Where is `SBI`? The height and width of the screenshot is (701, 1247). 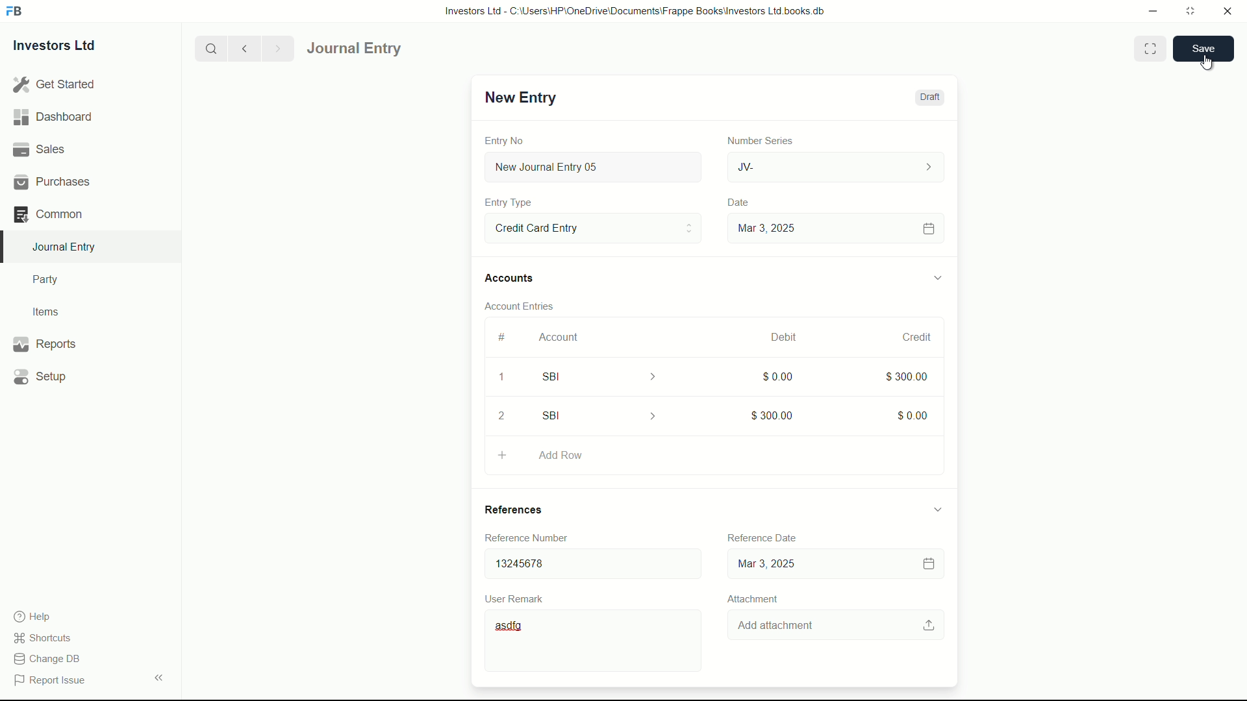 SBI is located at coordinates (608, 376).